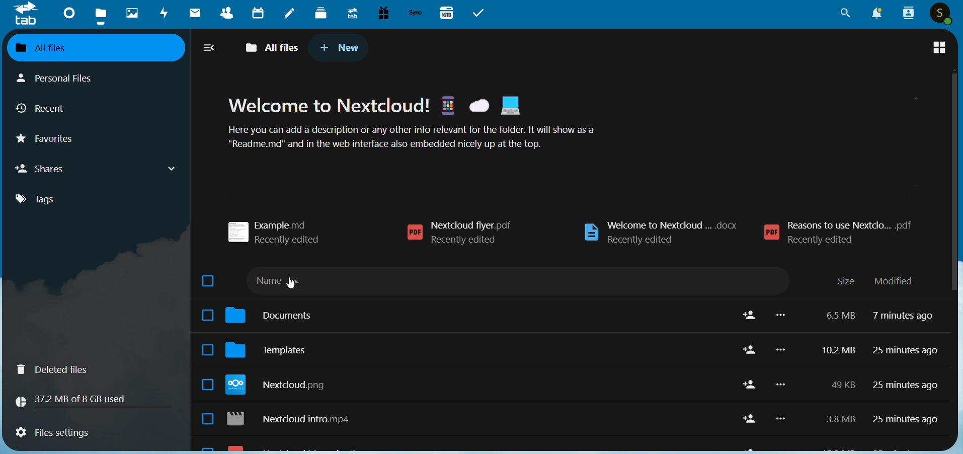 This screenshot has height=454, width=963. Describe the element at coordinates (208, 46) in the screenshot. I see `expand/collapse` at that location.